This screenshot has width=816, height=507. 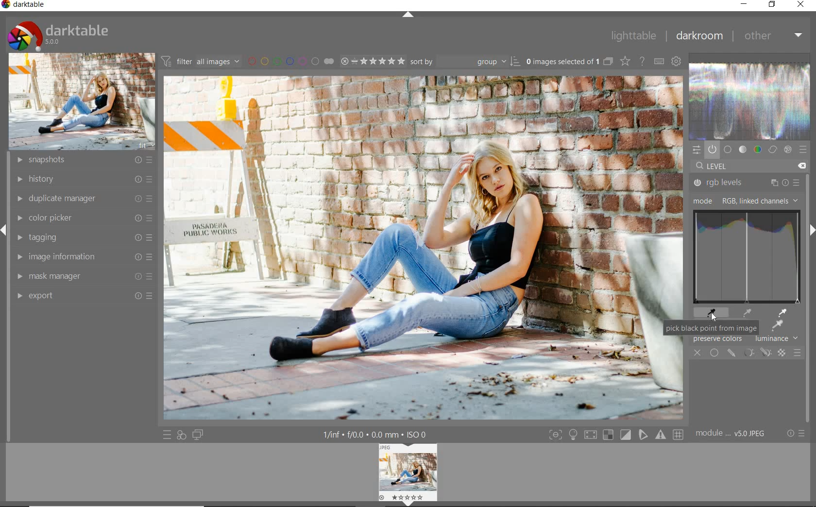 I want to click on export, so click(x=82, y=296).